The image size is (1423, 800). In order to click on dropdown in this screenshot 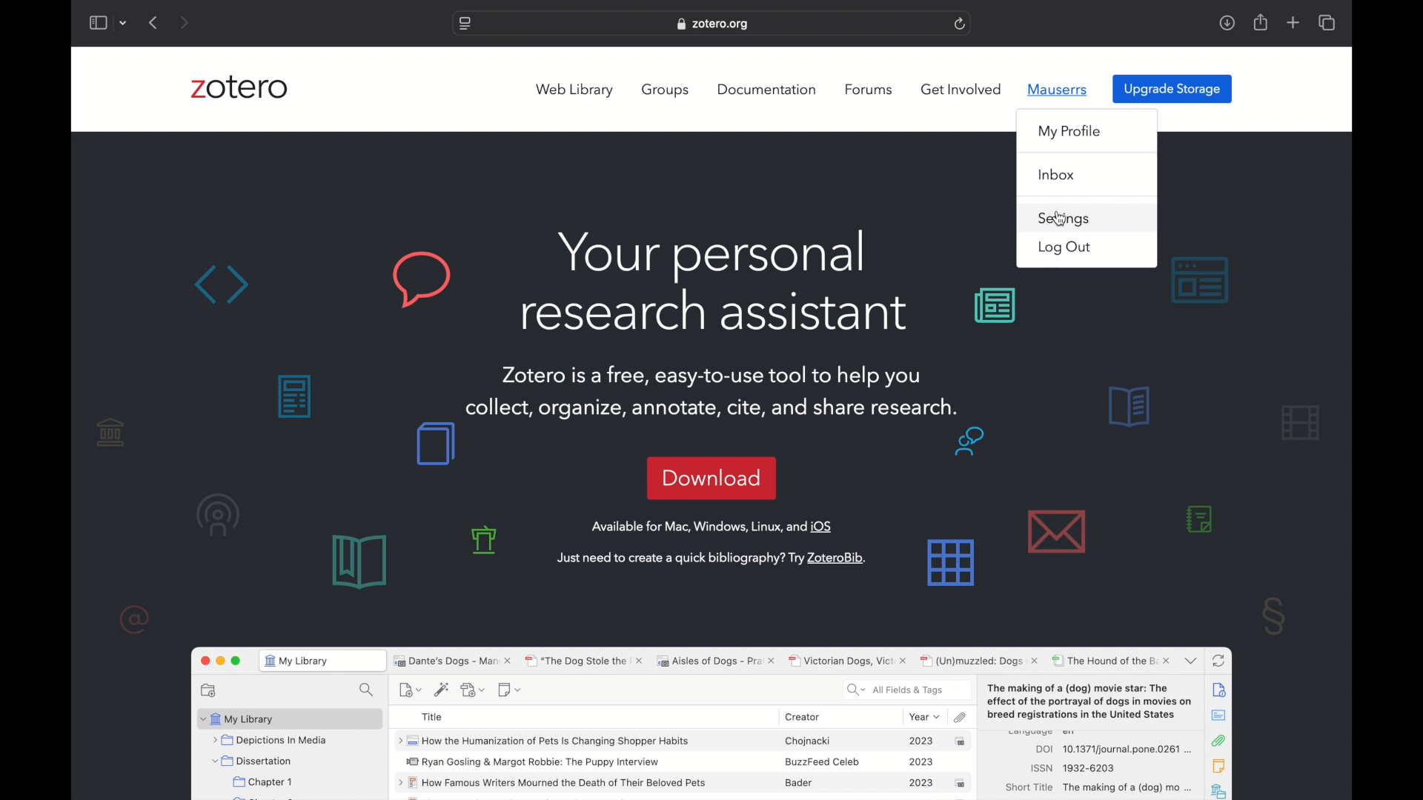, I will do `click(125, 22)`.